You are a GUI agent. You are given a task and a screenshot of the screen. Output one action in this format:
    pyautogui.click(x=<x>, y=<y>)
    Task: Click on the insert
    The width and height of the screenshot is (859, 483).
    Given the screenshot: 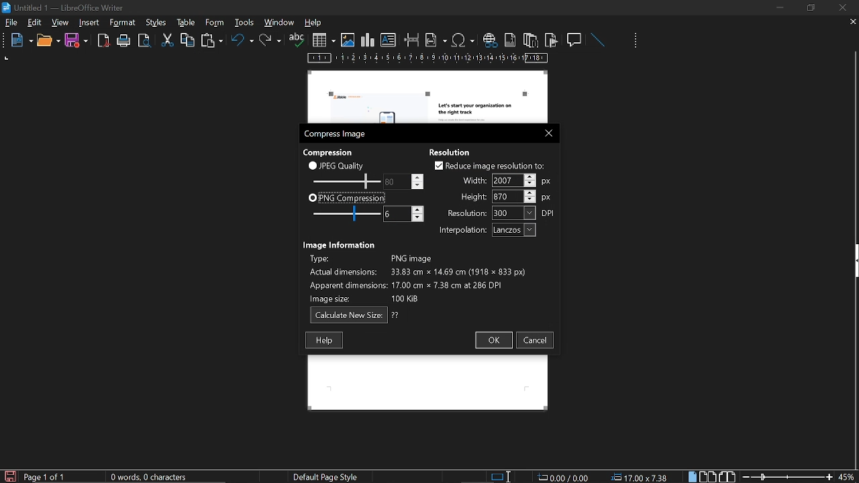 What is the action you would take?
    pyautogui.click(x=90, y=23)
    